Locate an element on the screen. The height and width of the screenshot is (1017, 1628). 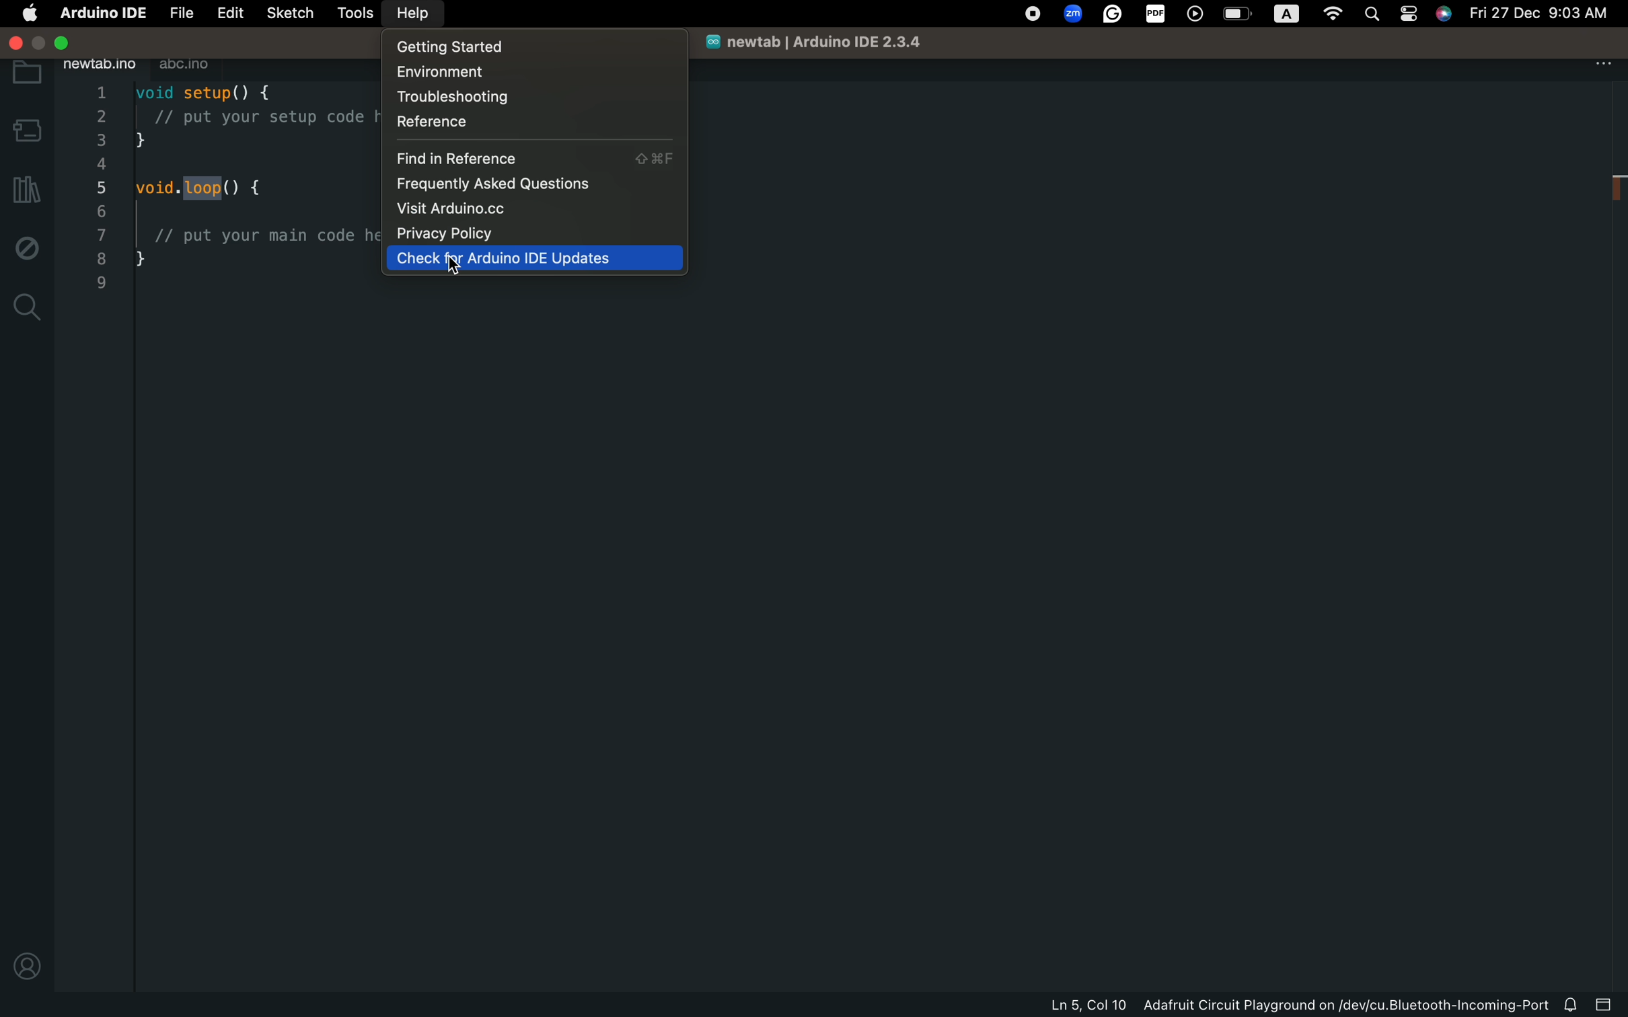
Adafruit Circuit Playground on/dev/cu.Bluetooth-Incoming-Port is located at coordinates (1343, 1005).